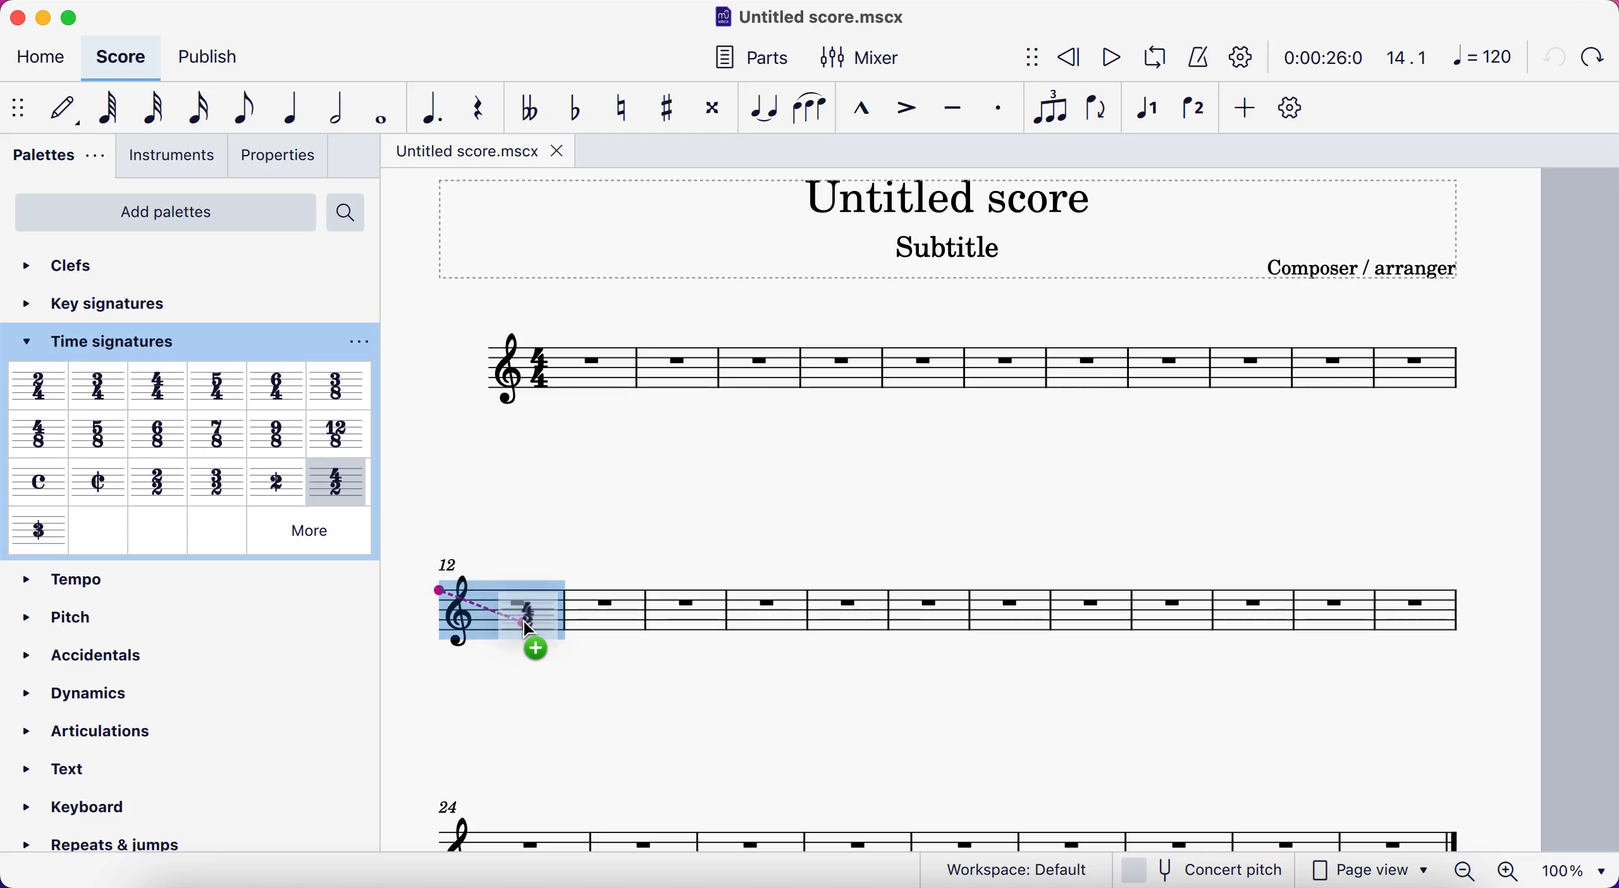 This screenshot has width=1619, height=888. I want to click on instruments, so click(170, 158).